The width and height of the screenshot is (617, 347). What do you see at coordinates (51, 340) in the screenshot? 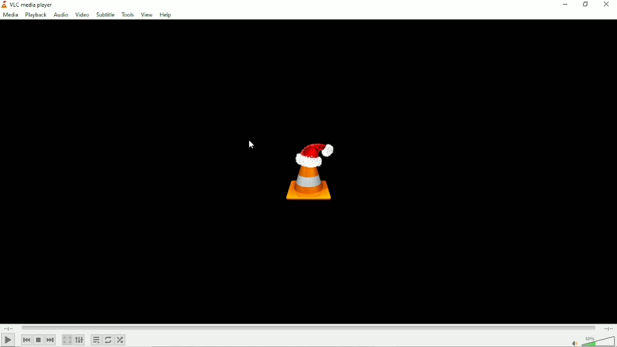
I see `Next` at bounding box center [51, 340].